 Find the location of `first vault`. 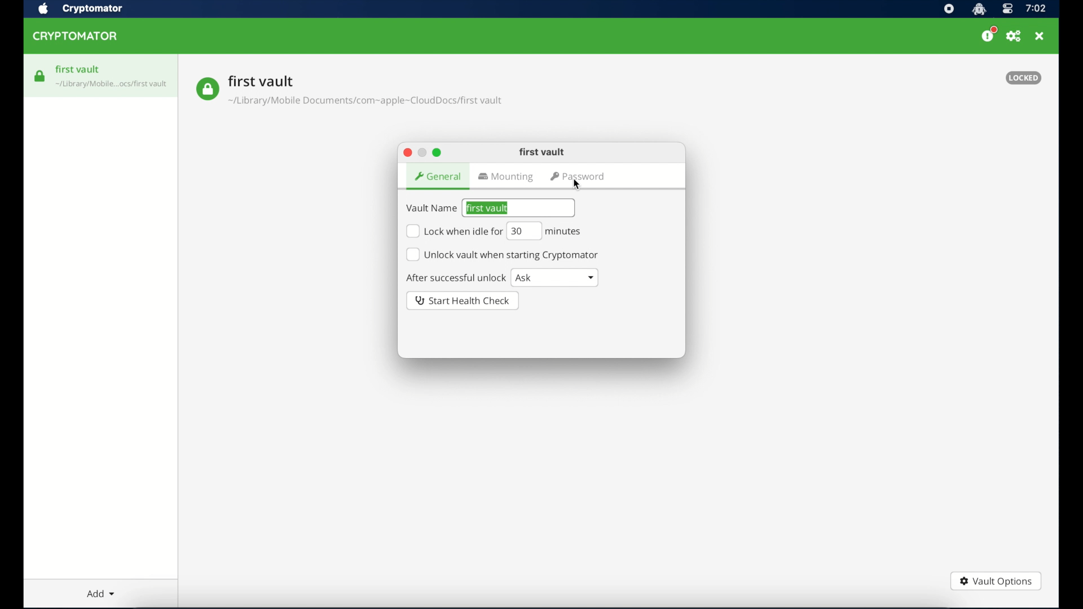

first vault is located at coordinates (78, 69).